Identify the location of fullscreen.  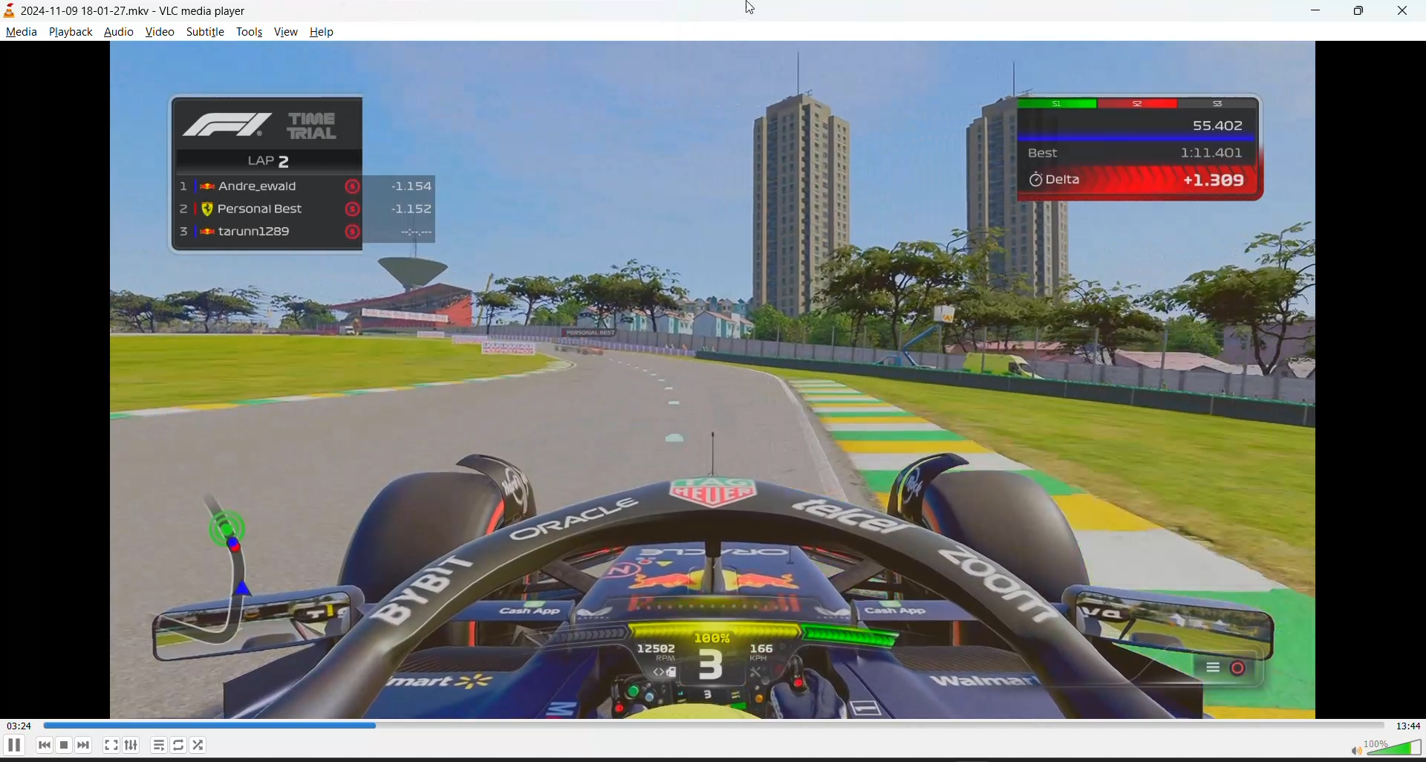
(111, 746).